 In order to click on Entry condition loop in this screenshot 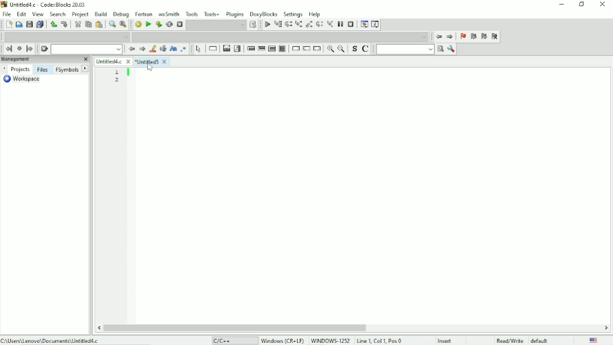, I will do `click(250, 49)`.